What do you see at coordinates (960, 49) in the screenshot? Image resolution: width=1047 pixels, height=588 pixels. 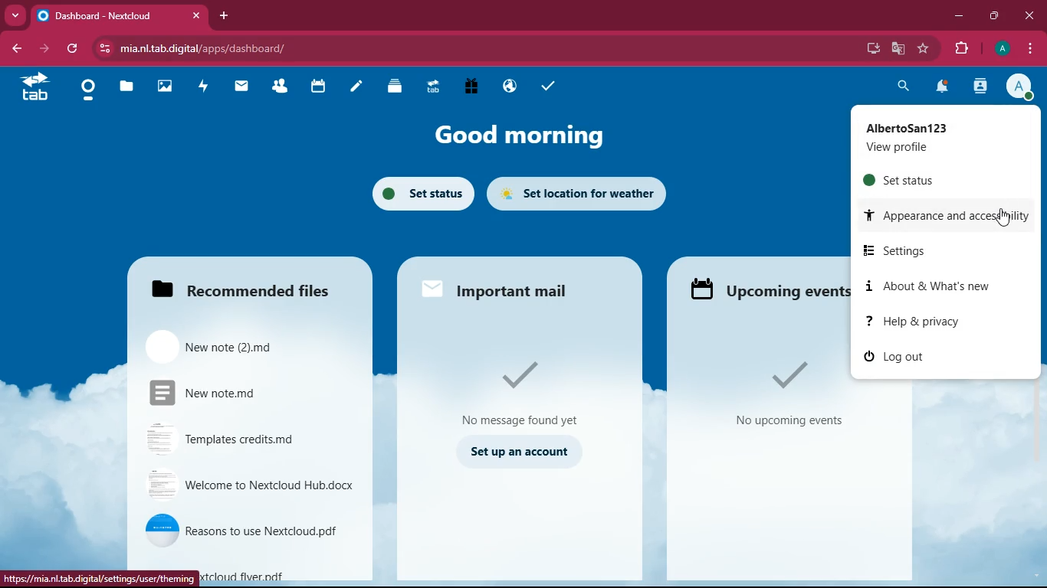 I see `extensions` at bounding box center [960, 49].